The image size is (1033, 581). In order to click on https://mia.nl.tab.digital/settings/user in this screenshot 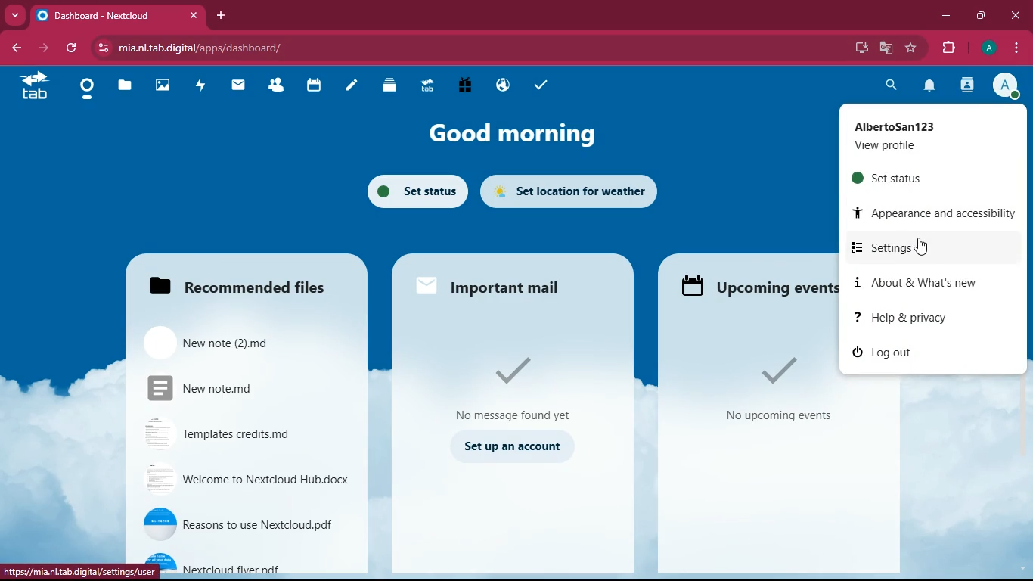, I will do `click(80, 570)`.